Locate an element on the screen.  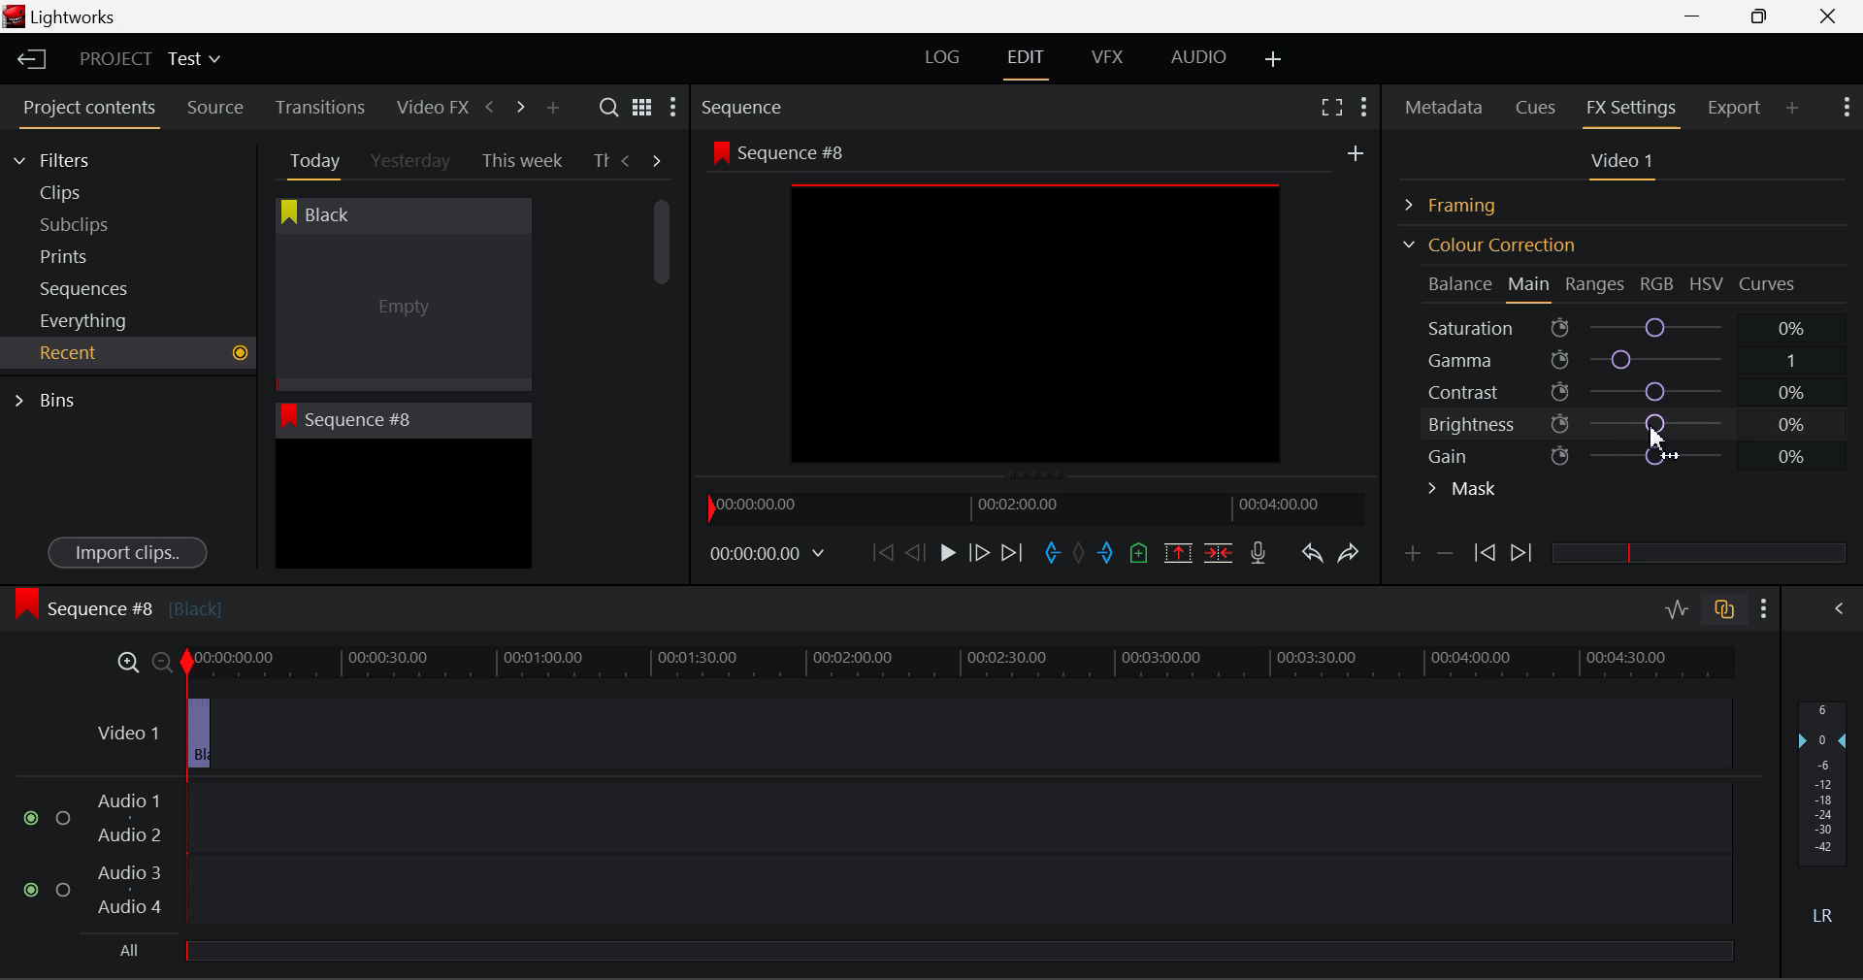
Clips is located at coordinates (95, 192).